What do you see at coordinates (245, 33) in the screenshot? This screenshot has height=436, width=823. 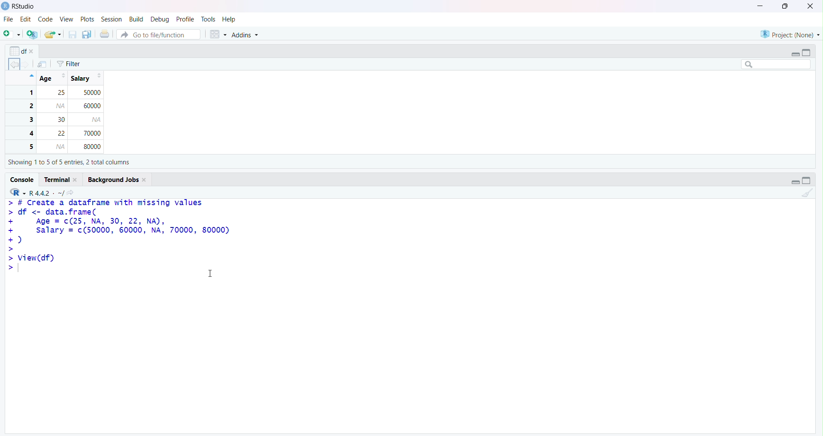 I see `Addins` at bounding box center [245, 33].